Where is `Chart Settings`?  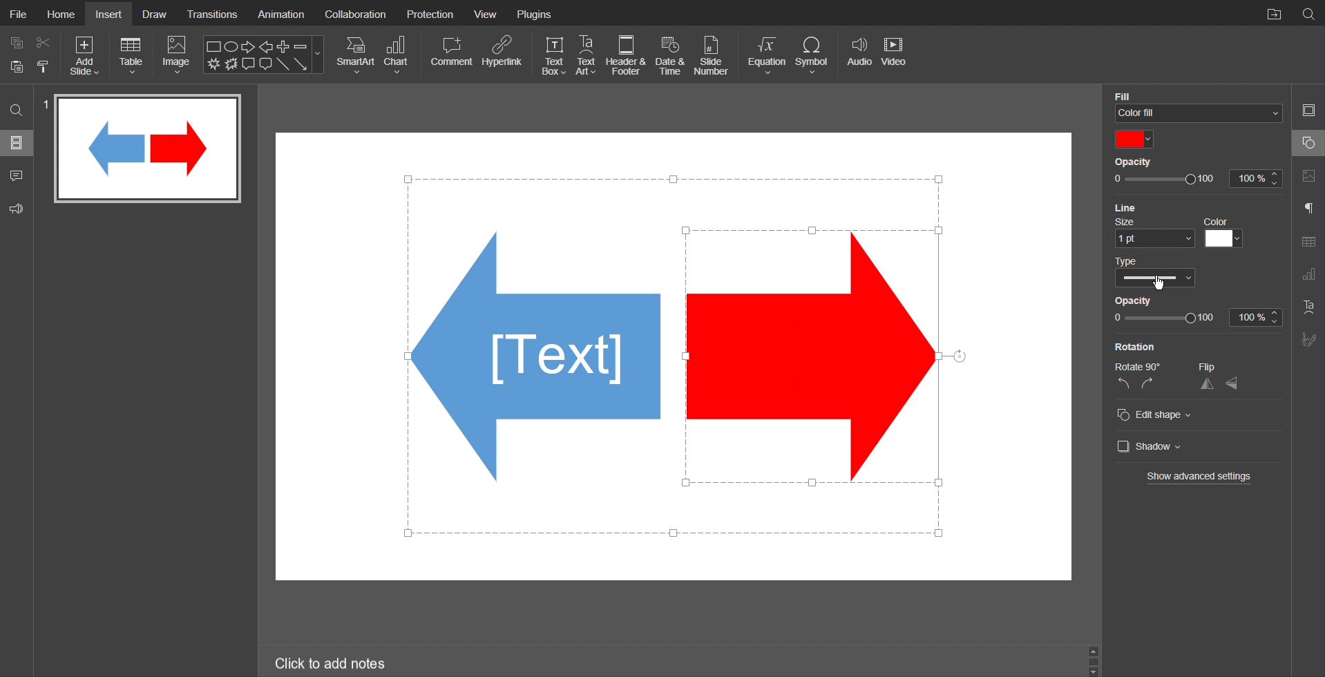
Chart Settings is located at coordinates (1308, 276).